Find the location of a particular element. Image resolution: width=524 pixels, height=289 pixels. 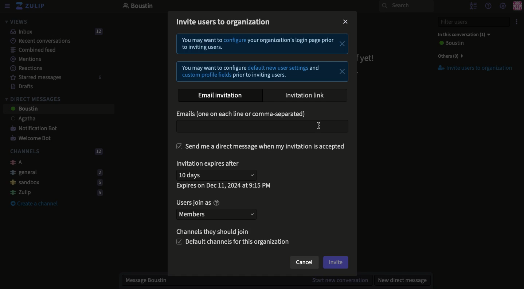

A is located at coordinates (14, 162).